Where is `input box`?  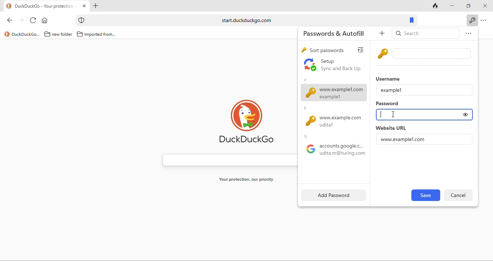 input box is located at coordinates (433, 54).